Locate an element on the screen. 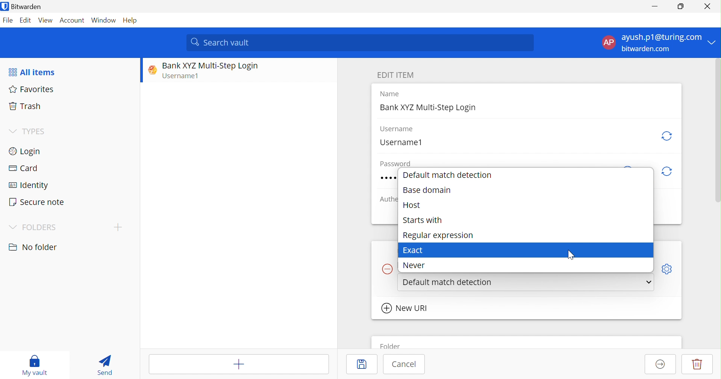  Help is located at coordinates (131, 21).